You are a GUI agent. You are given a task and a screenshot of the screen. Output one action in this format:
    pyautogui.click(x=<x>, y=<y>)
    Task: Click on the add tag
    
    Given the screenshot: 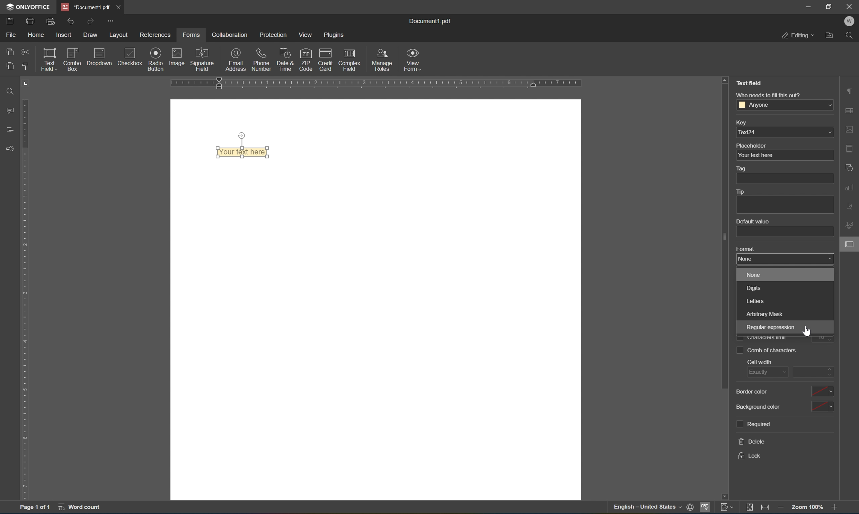 What is the action you would take?
    pyautogui.click(x=785, y=178)
    